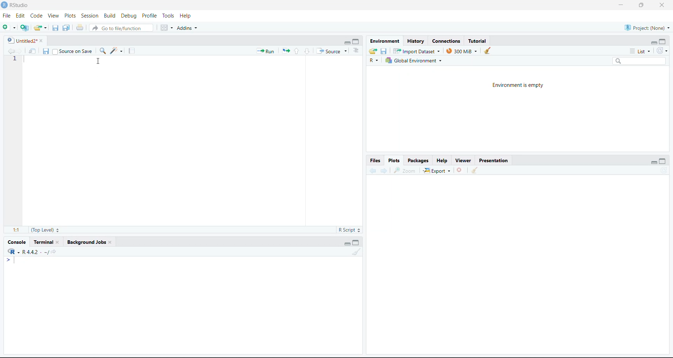 This screenshot has height=358, width=673. Describe the element at coordinates (70, 15) in the screenshot. I see `Plots` at that location.